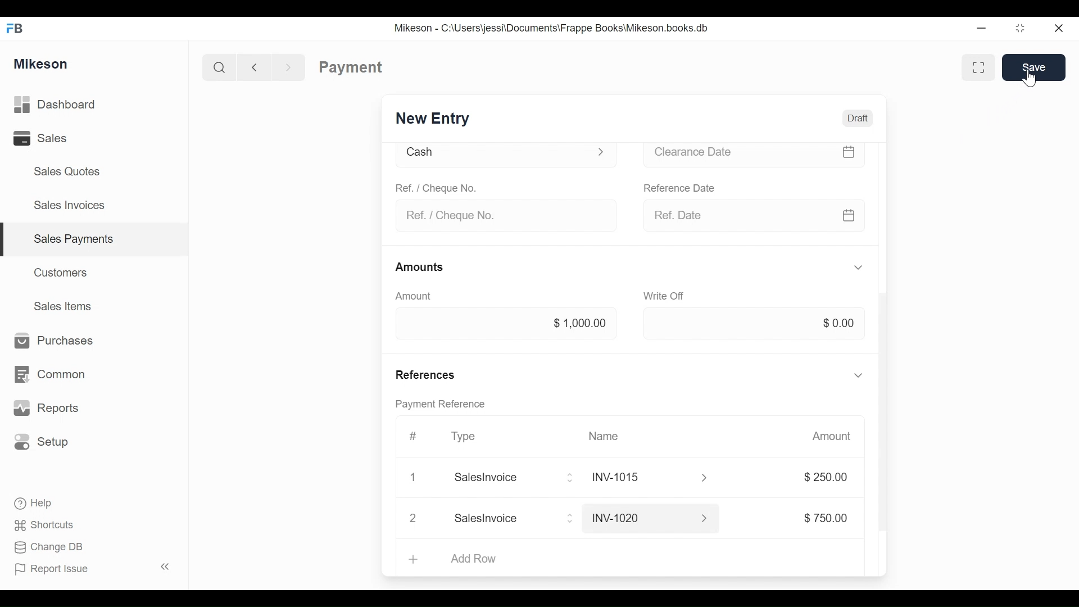 Image resolution: width=1079 pixels, height=607 pixels. Describe the element at coordinates (1036, 68) in the screenshot. I see `Save` at that location.